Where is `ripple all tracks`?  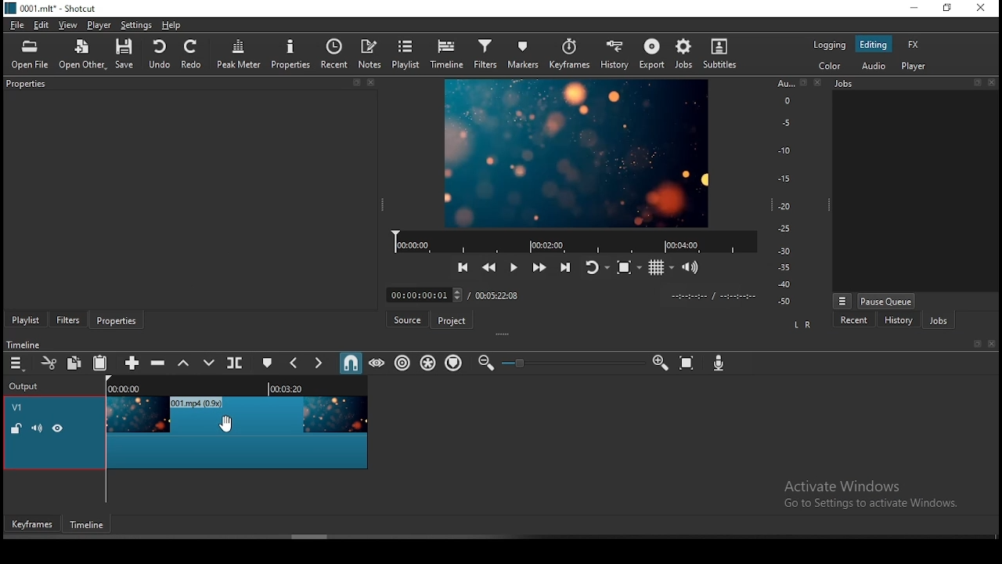 ripple all tracks is located at coordinates (428, 362).